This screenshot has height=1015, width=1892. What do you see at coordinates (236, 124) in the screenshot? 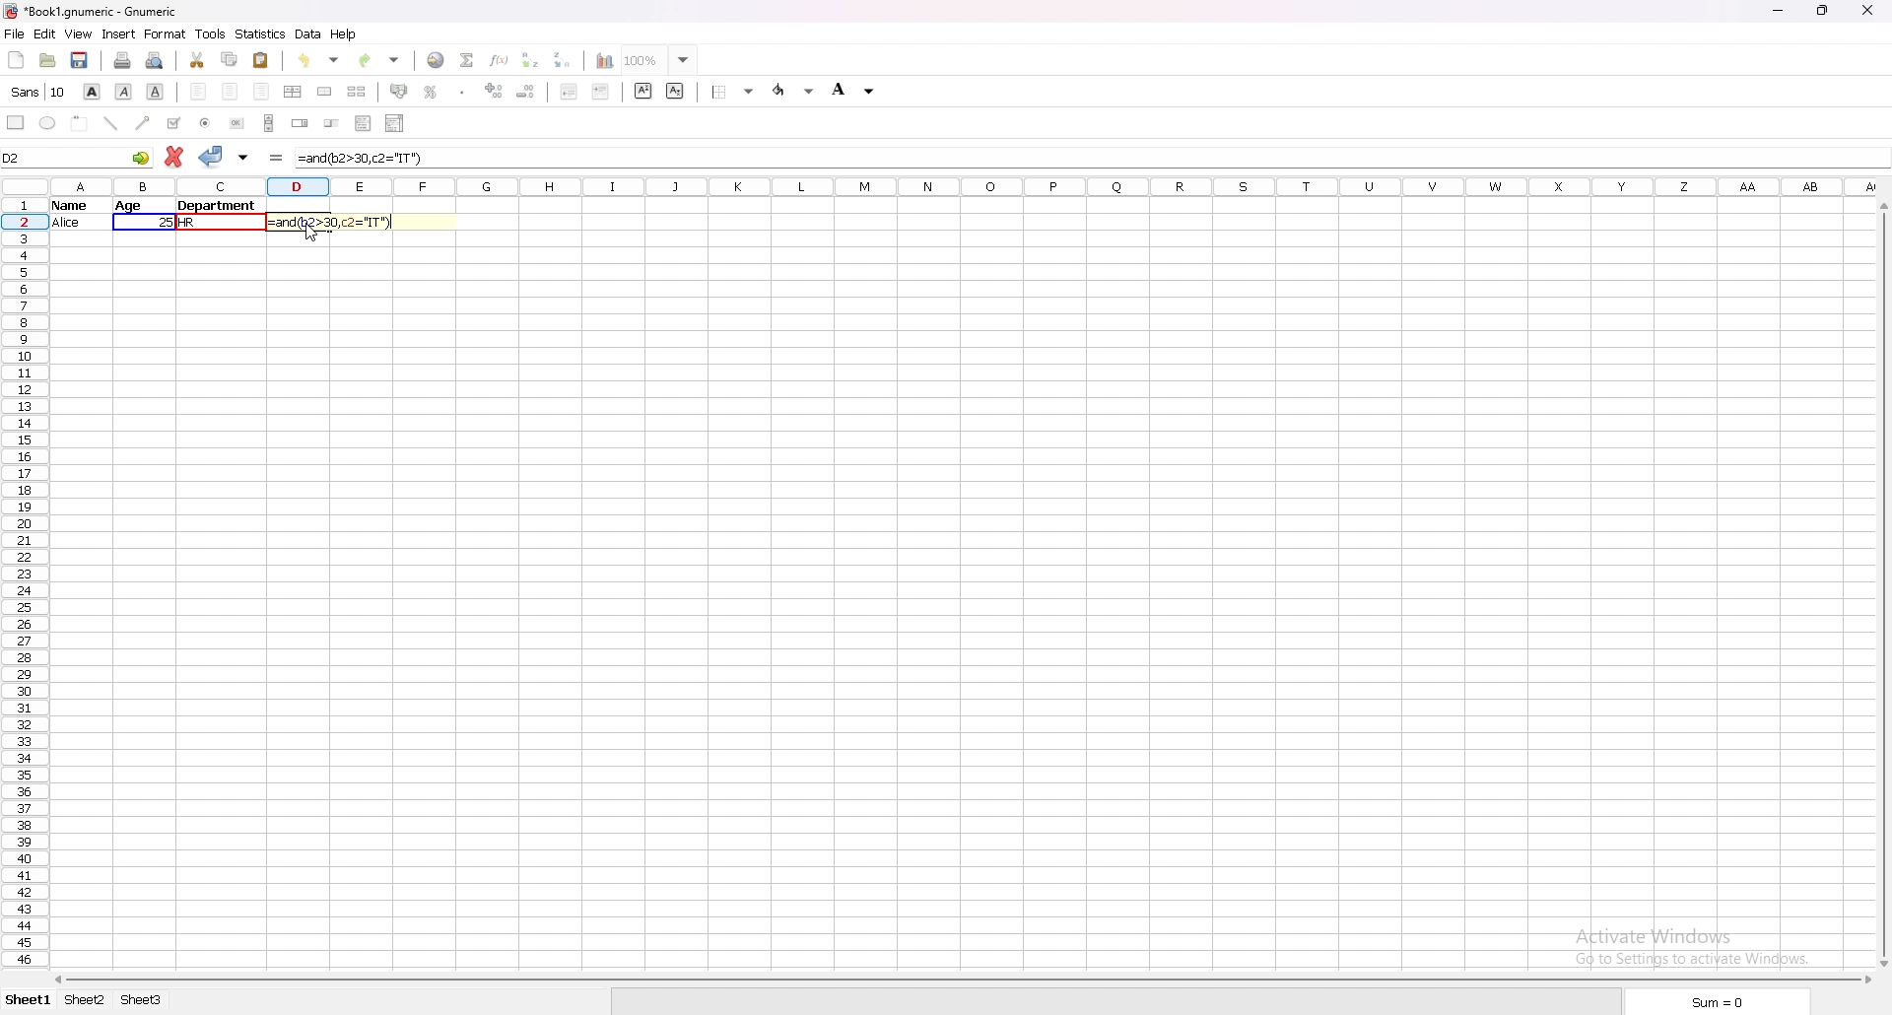
I see `button` at bounding box center [236, 124].